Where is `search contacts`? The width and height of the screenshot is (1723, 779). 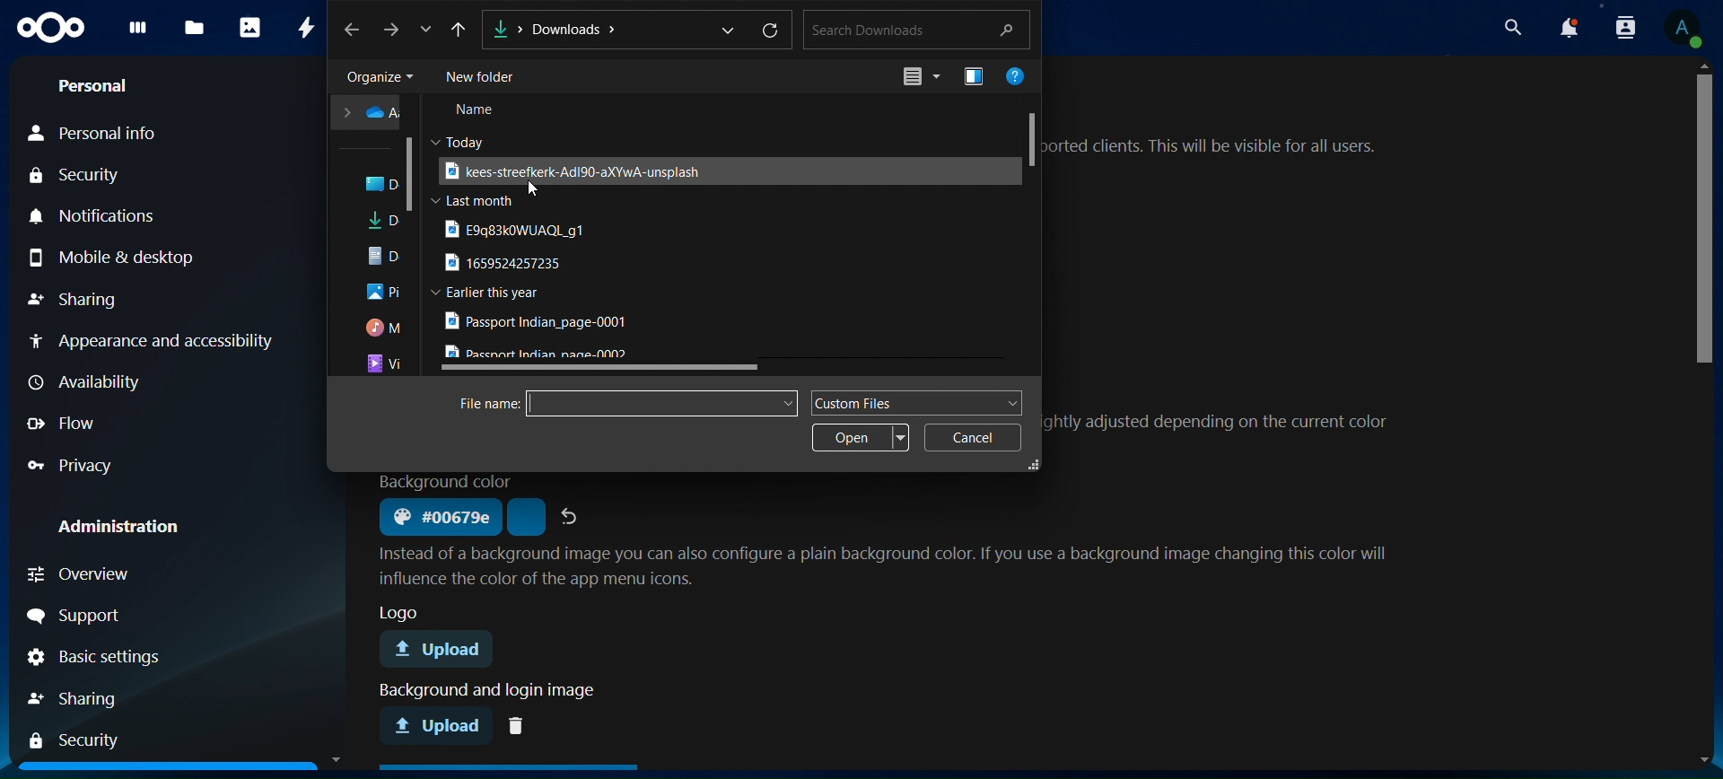 search contacts is located at coordinates (1623, 30).